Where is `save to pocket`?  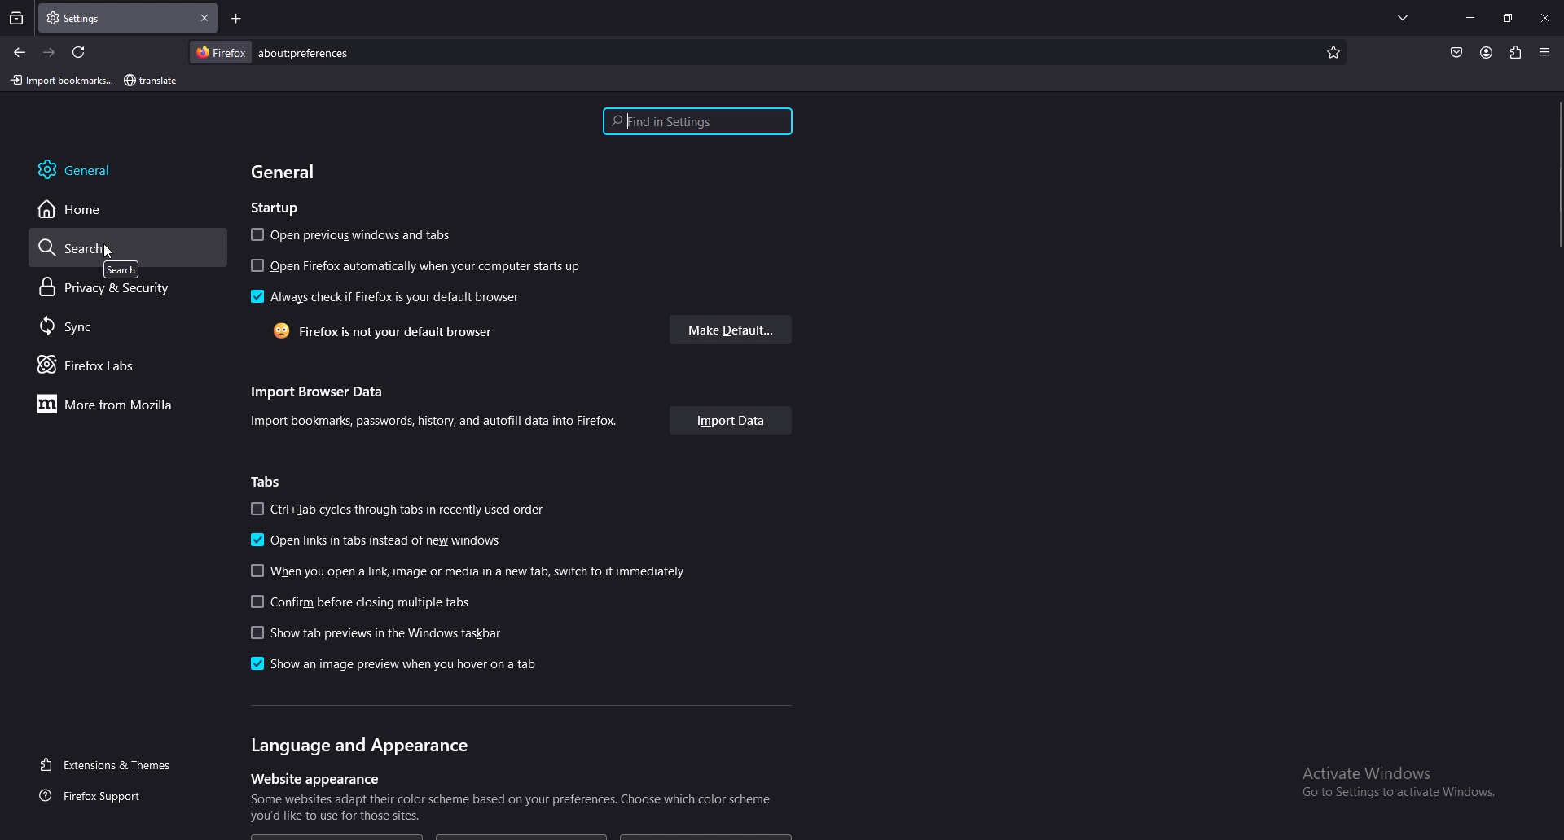 save to pocket is located at coordinates (1456, 53).